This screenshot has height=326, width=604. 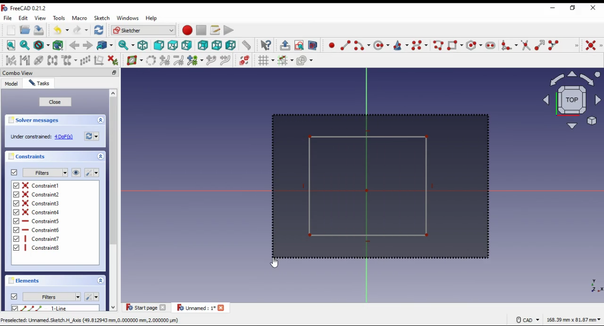 What do you see at coordinates (75, 46) in the screenshot?
I see `back` at bounding box center [75, 46].